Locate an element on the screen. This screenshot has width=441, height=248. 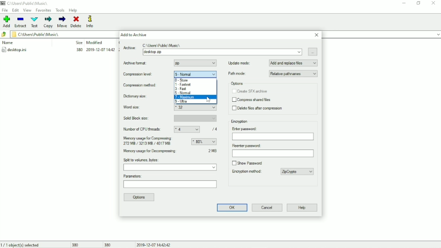
Tools is located at coordinates (60, 10).